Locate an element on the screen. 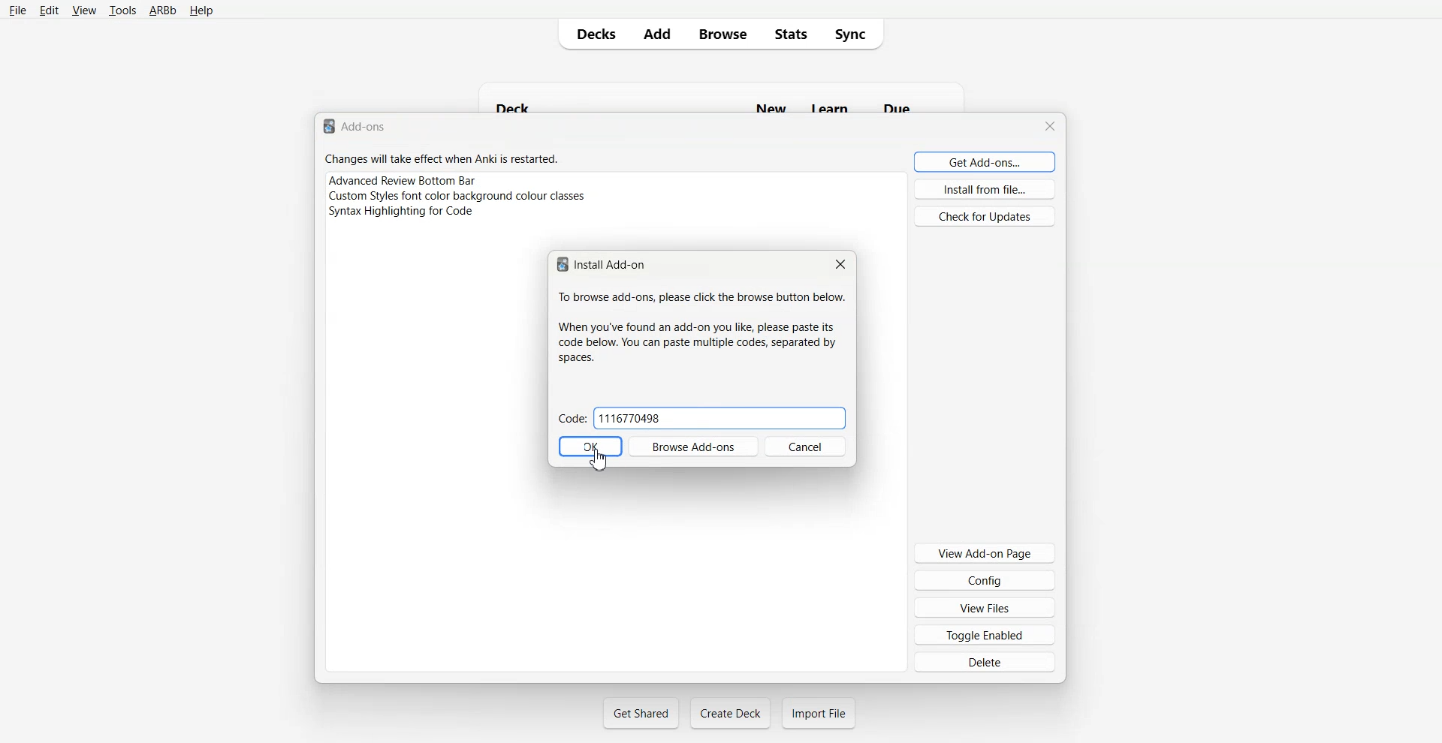 The height and width of the screenshot is (743, 1442). Edit is located at coordinates (50, 10).